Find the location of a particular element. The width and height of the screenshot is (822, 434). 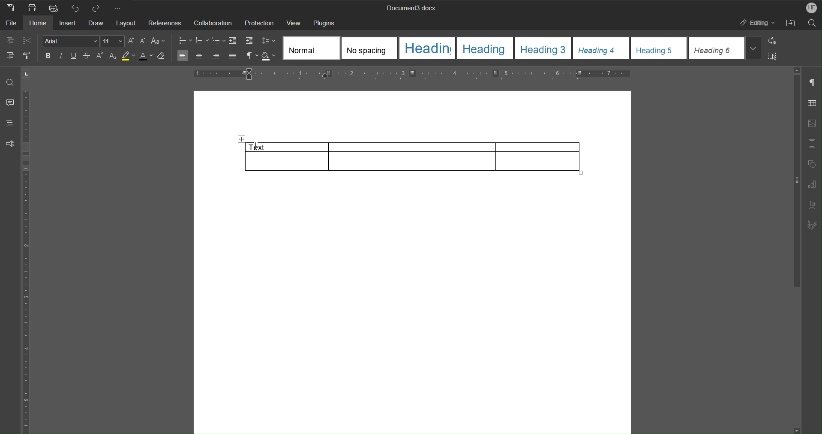

insertion cursor is located at coordinates (257, 146).